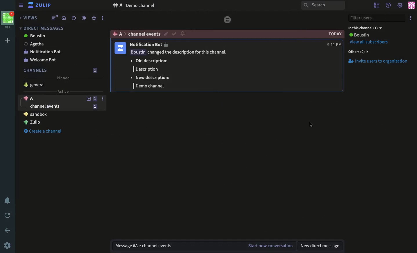 The height and width of the screenshot is (253, 417). I want to click on Hide menu, so click(20, 5).